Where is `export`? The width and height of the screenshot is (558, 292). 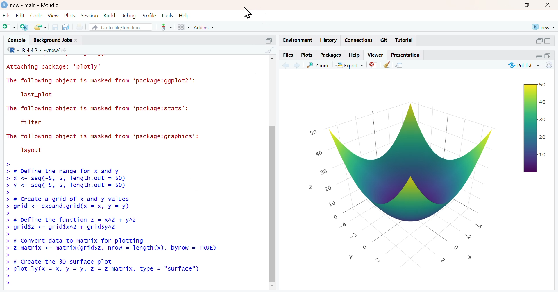 export is located at coordinates (351, 65).